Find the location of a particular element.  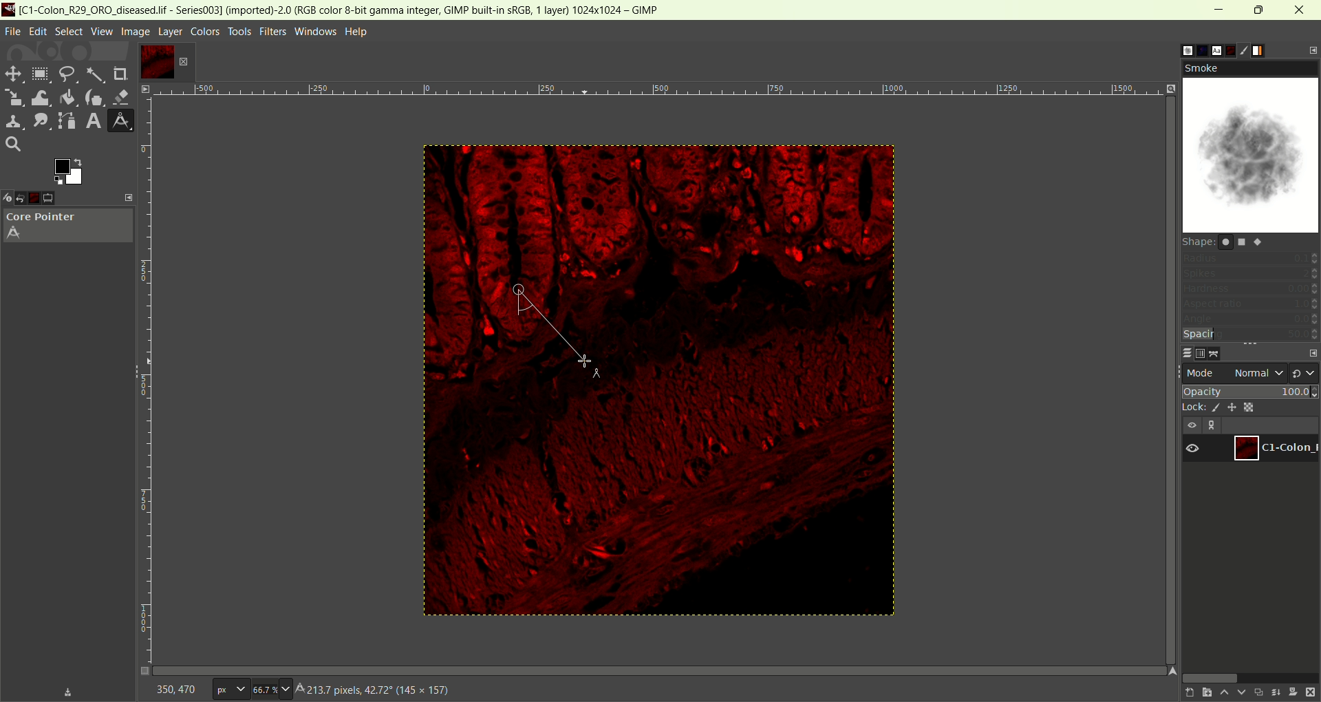

visibility is located at coordinates (1193, 449).